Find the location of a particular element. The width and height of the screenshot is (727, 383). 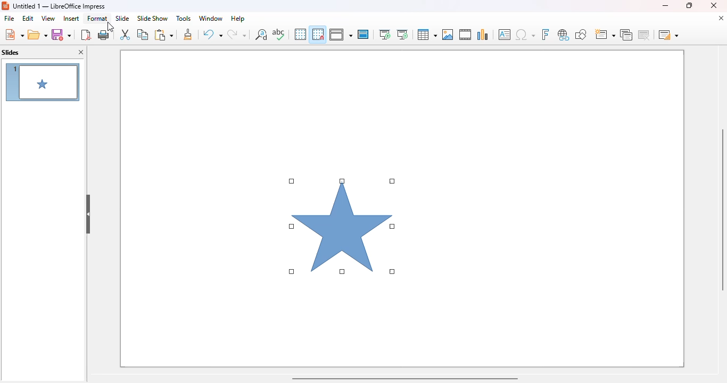

view is located at coordinates (48, 18).